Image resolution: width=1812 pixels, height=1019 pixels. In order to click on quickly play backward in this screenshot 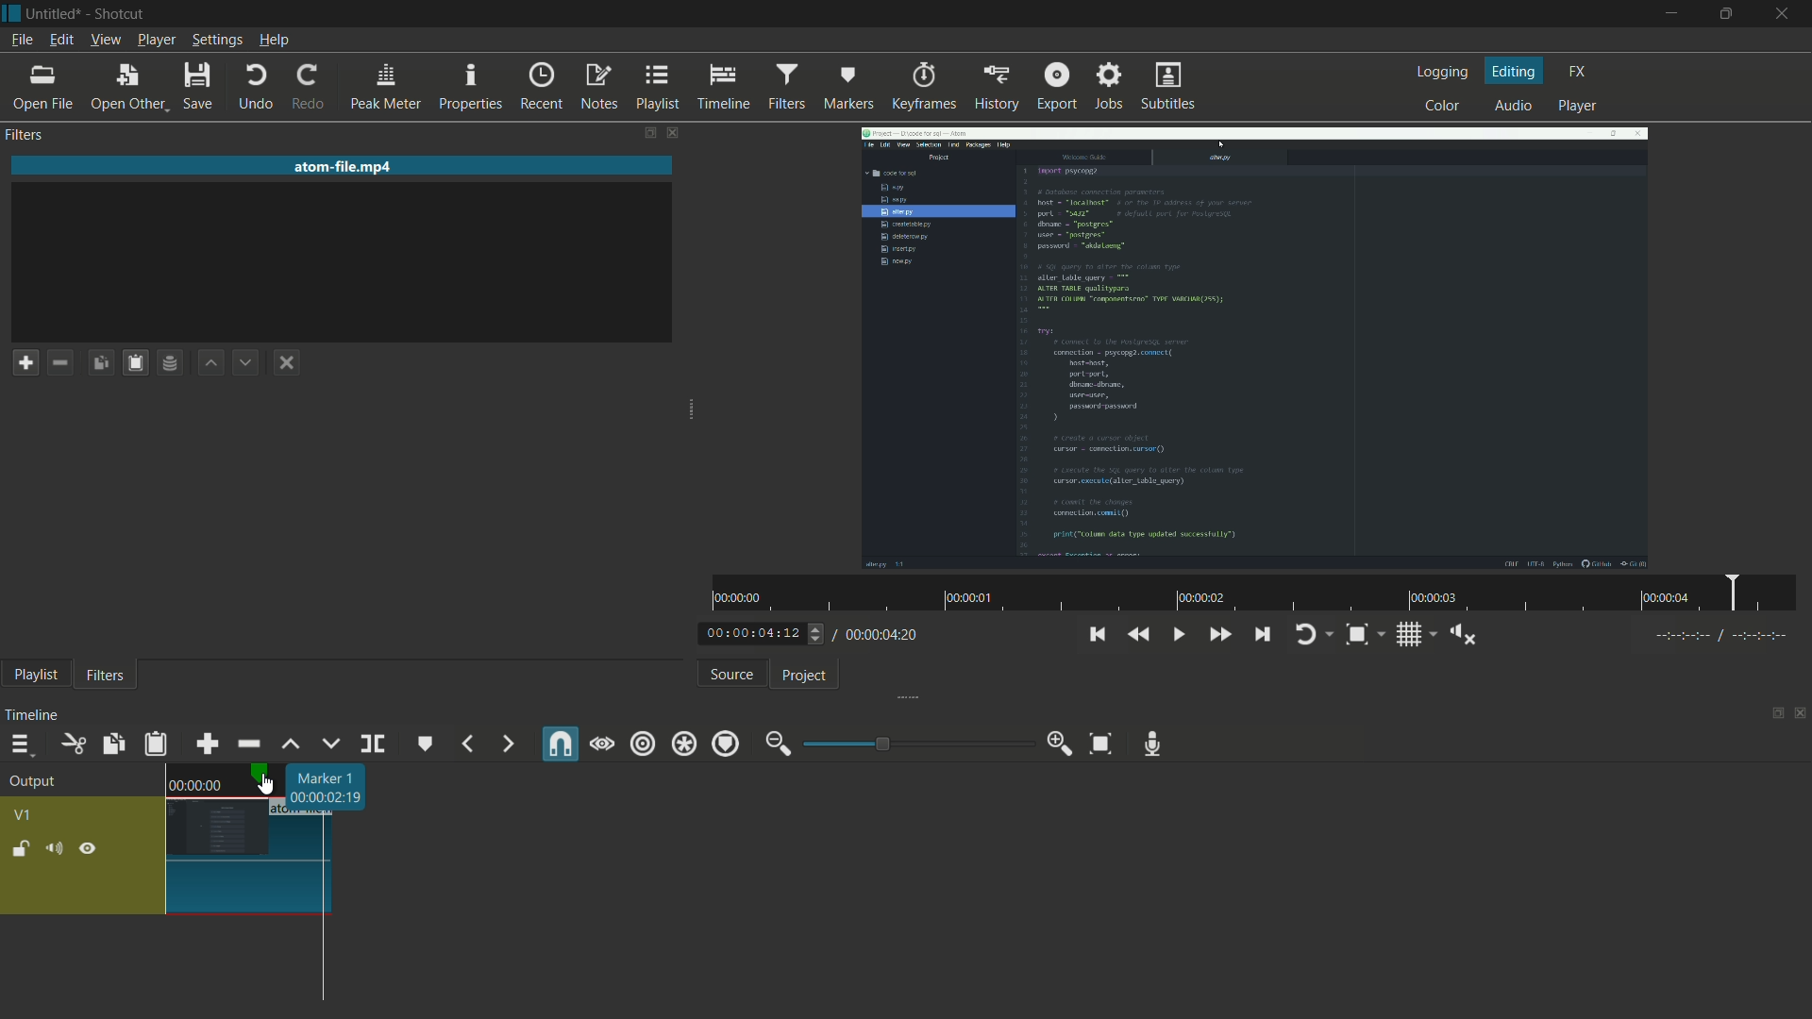, I will do `click(1139, 635)`.